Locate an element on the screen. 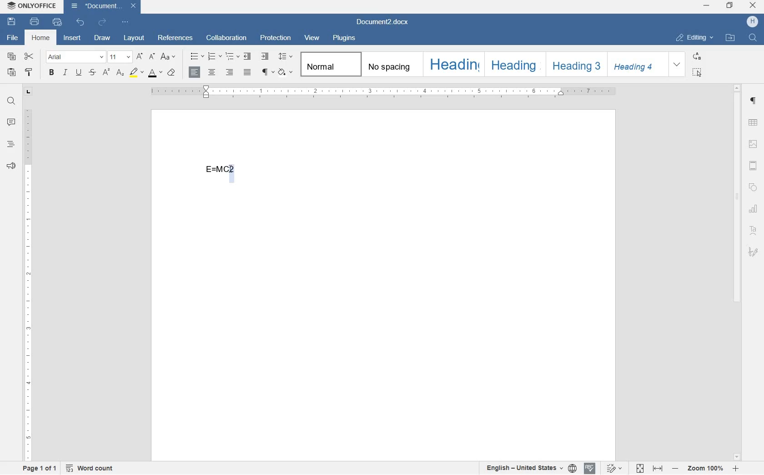 This screenshot has height=475, width=764. replace is located at coordinates (698, 57).